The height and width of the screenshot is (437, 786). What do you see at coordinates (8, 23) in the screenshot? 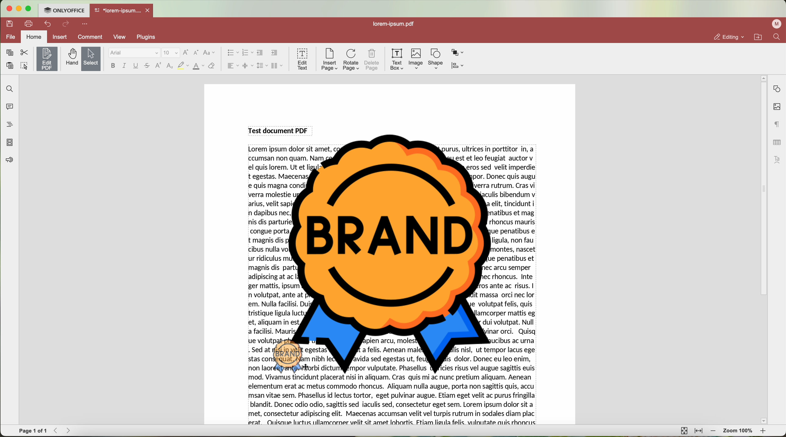
I see `save` at bounding box center [8, 23].